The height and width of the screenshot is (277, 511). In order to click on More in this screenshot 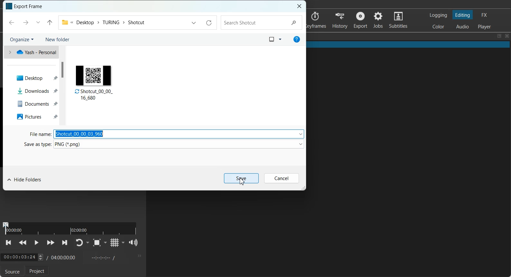, I will do `click(139, 256)`.